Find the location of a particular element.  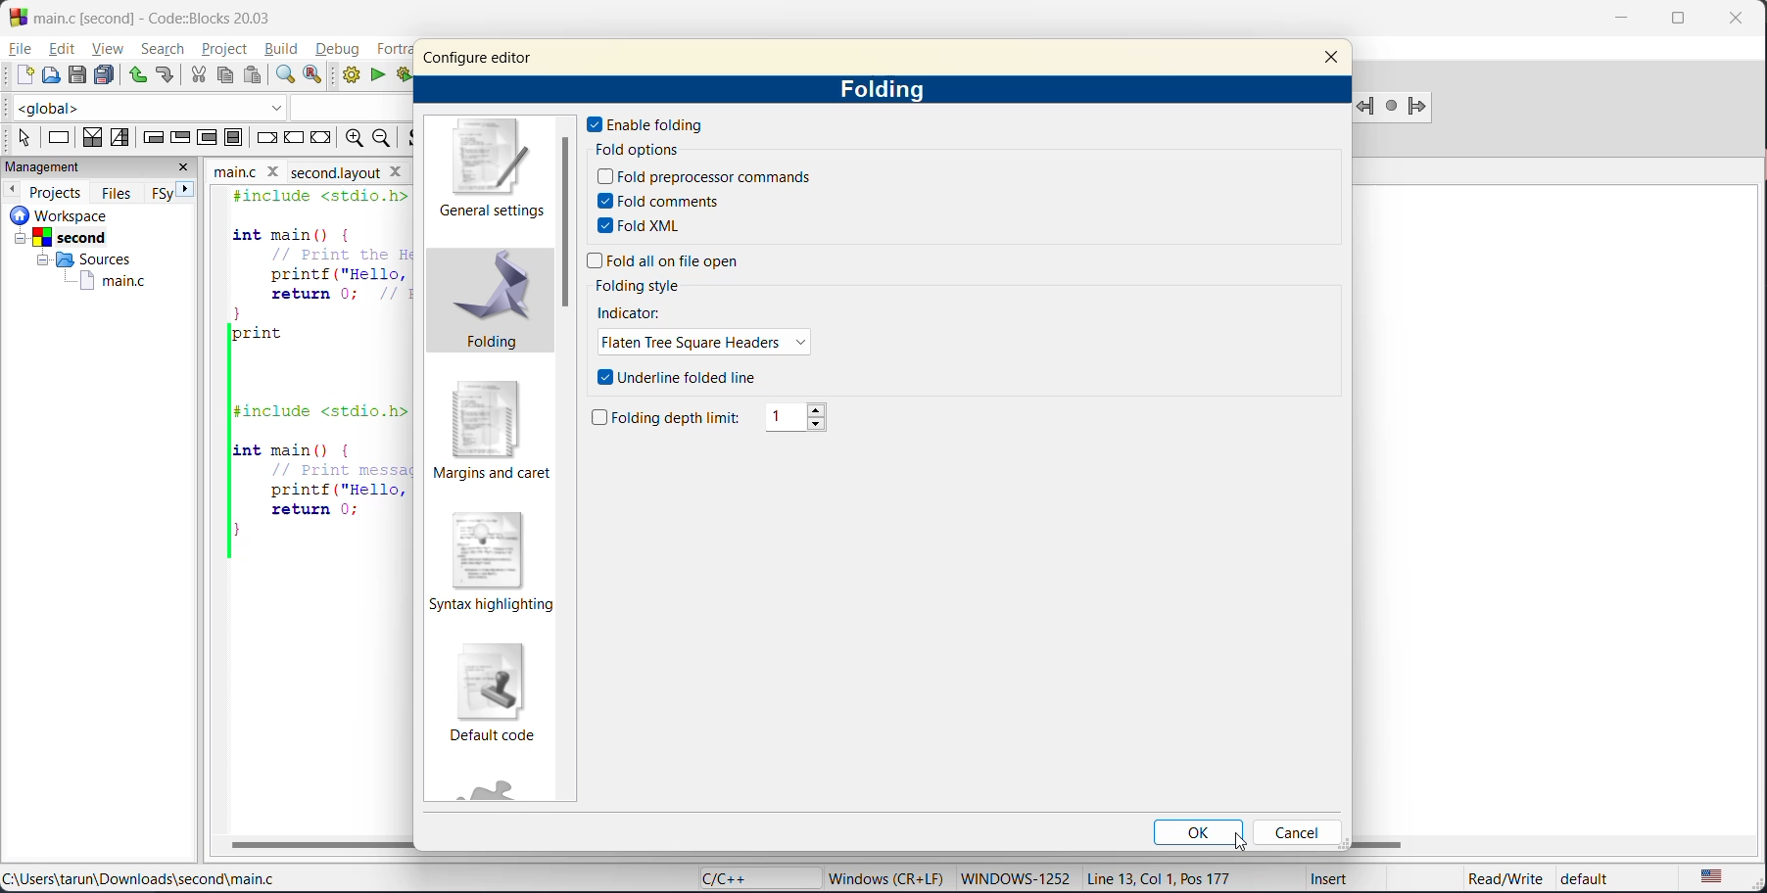

project is located at coordinates (224, 49).